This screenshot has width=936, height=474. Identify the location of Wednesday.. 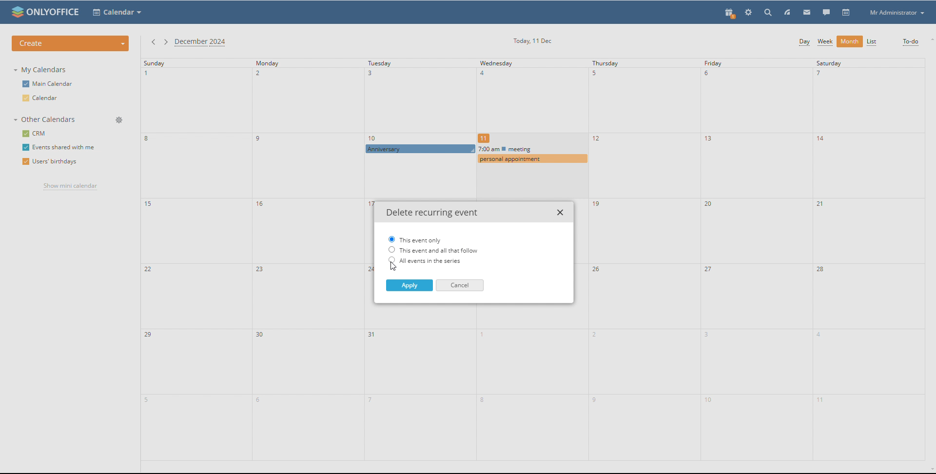
(528, 99).